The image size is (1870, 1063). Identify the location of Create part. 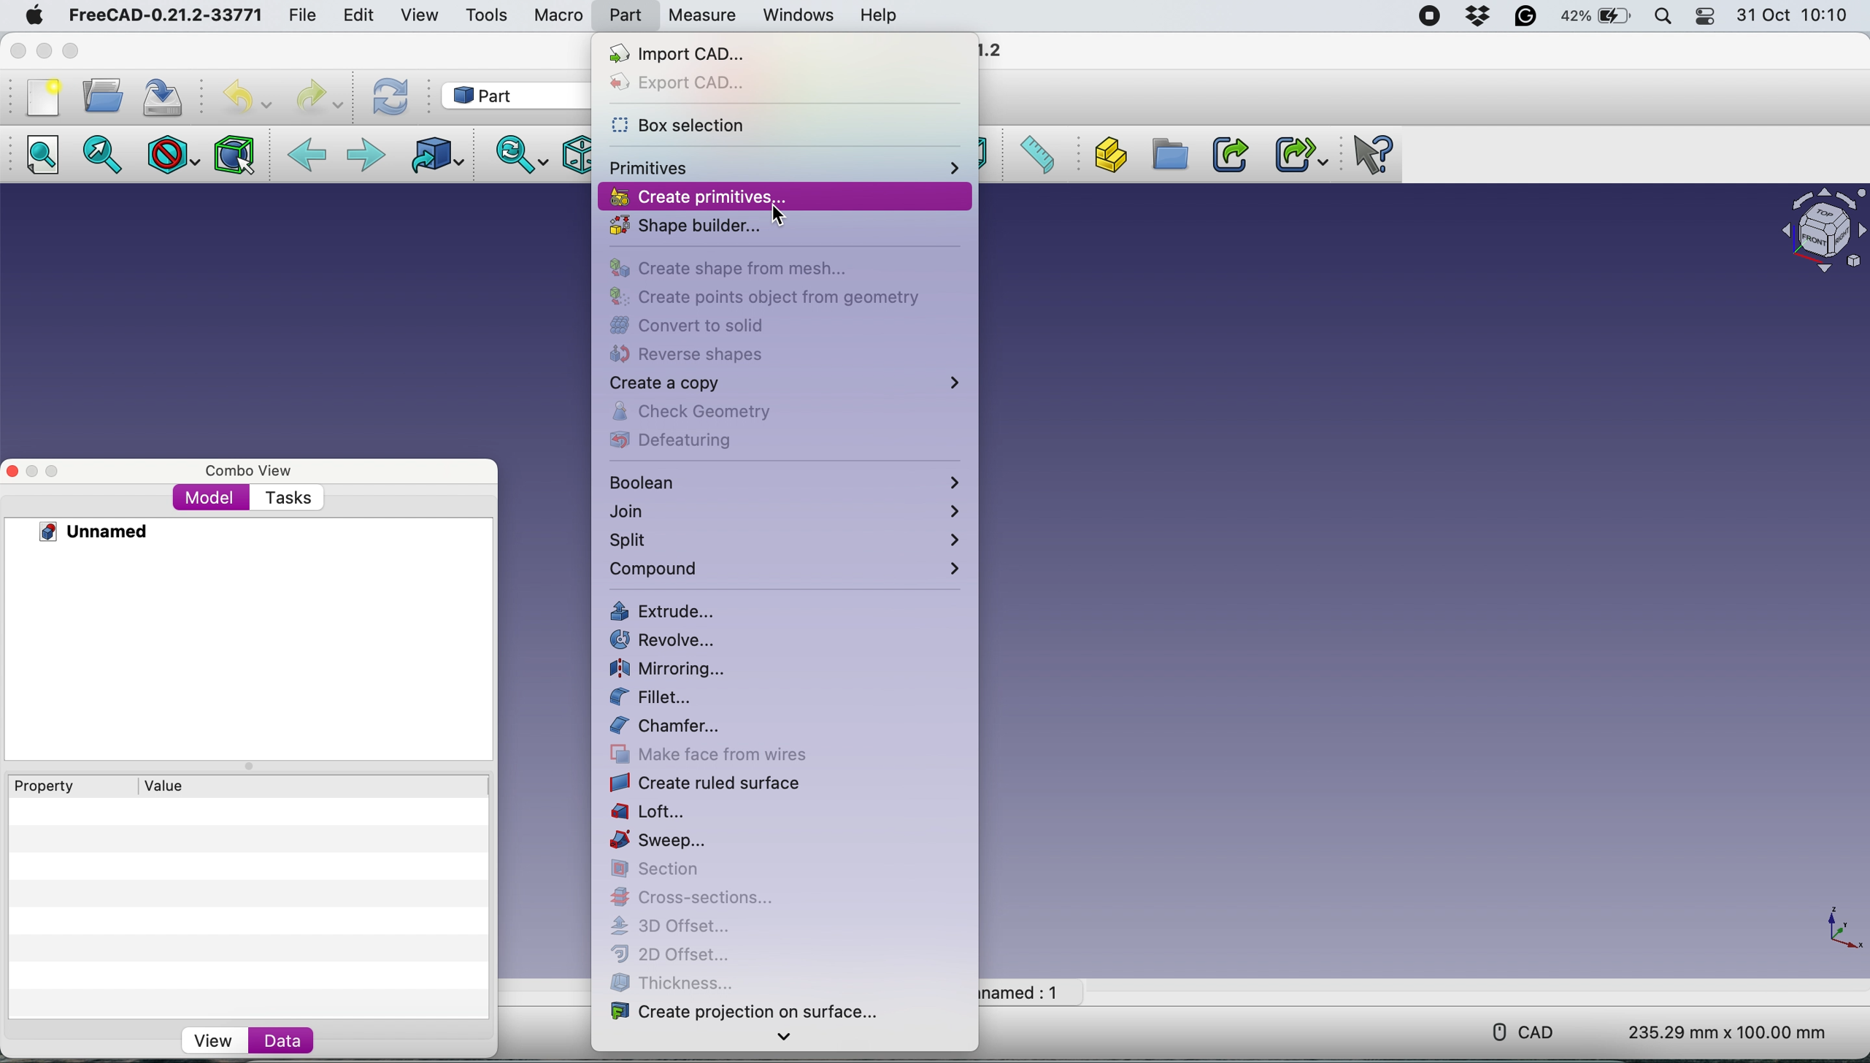
(1104, 156).